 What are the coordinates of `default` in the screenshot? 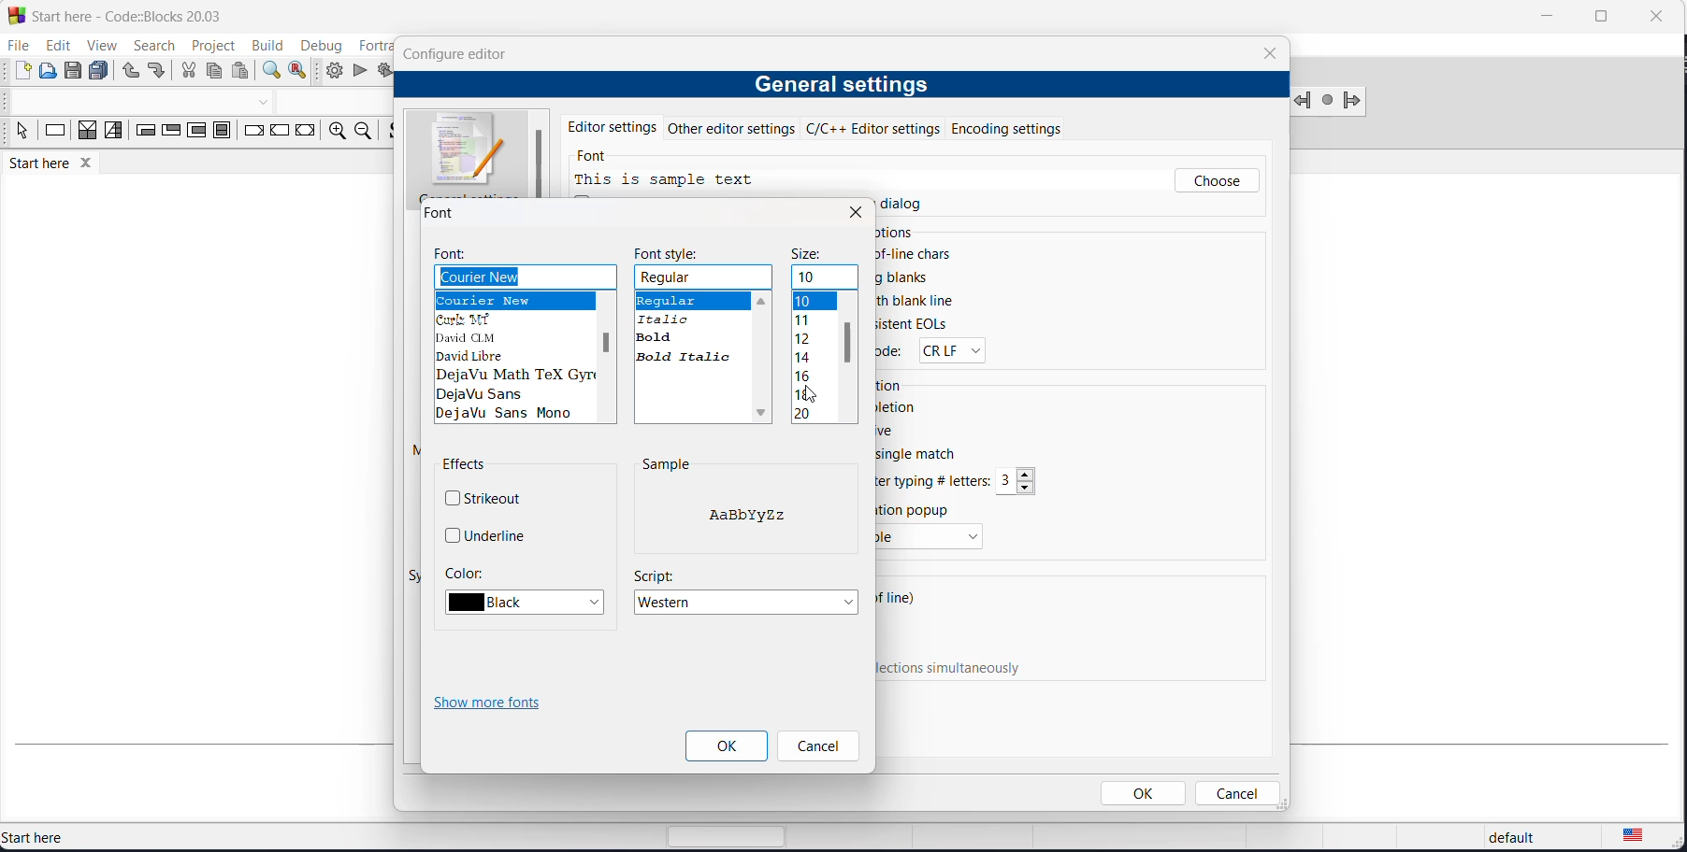 It's located at (1507, 839).